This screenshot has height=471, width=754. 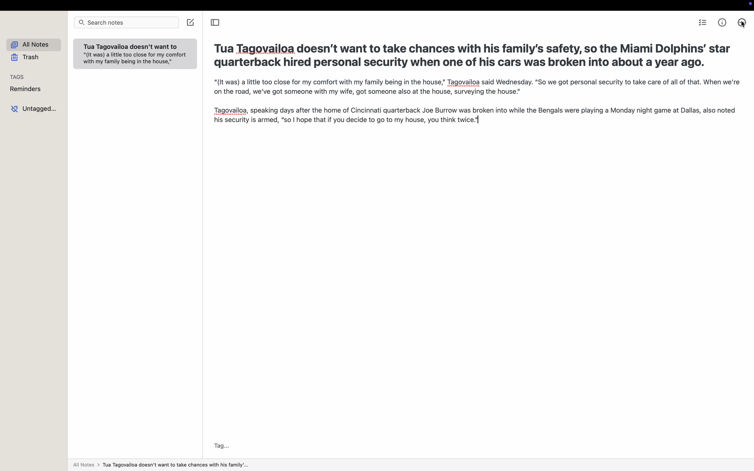 What do you see at coordinates (478, 111) in the screenshot?
I see `“(It was) a little too close for my comfort with my family being in the house,” Tagovailoa said Wednesday. “So we got personal security to take care of all of that. When we're
on the road, we've got someone with my wife, got someone also at the house, surveying the house.”

Tagovailoa, speaking days after the home of Cincinnati quarterback Joe Burrow was broken into while the Bengals were playing a Monday night game at Dallas, also noted
his security is armed, “so | hope that if you decide to go to my house, you think twice]` at bounding box center [478, 111].